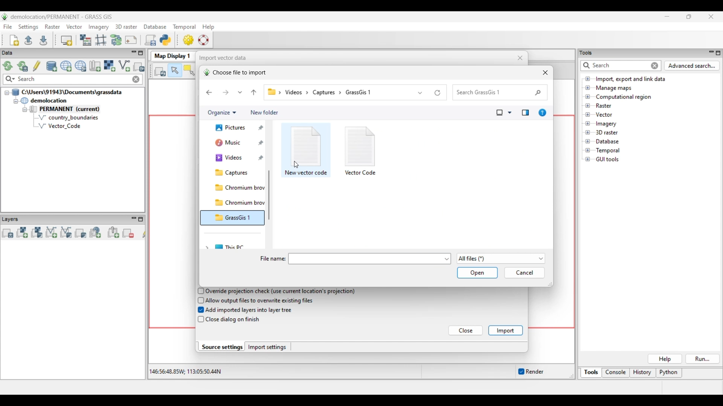 The width and height of the screenshot is (723, 406). I want to click on Choose file to import, so click(235, 73).